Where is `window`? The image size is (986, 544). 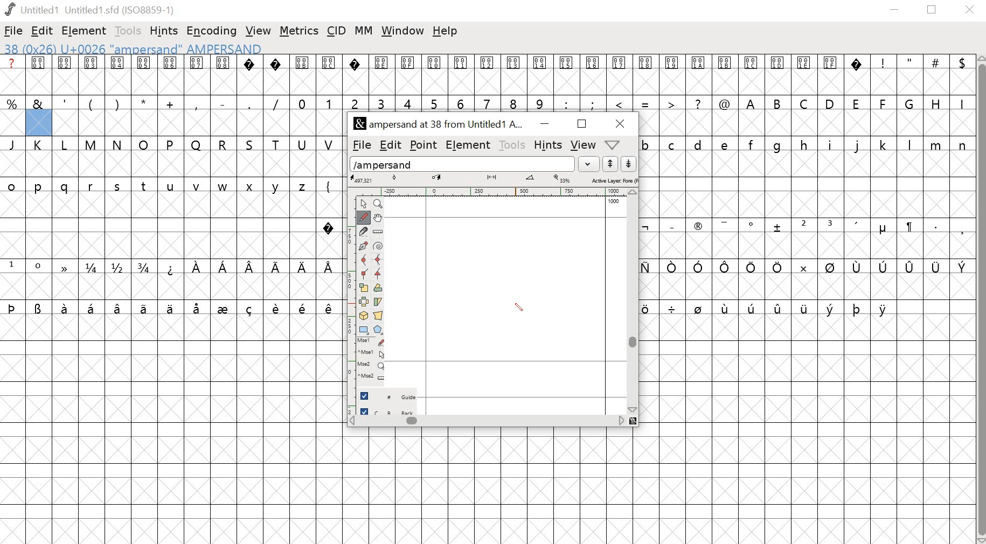
window is located at coordinates (402, 32).